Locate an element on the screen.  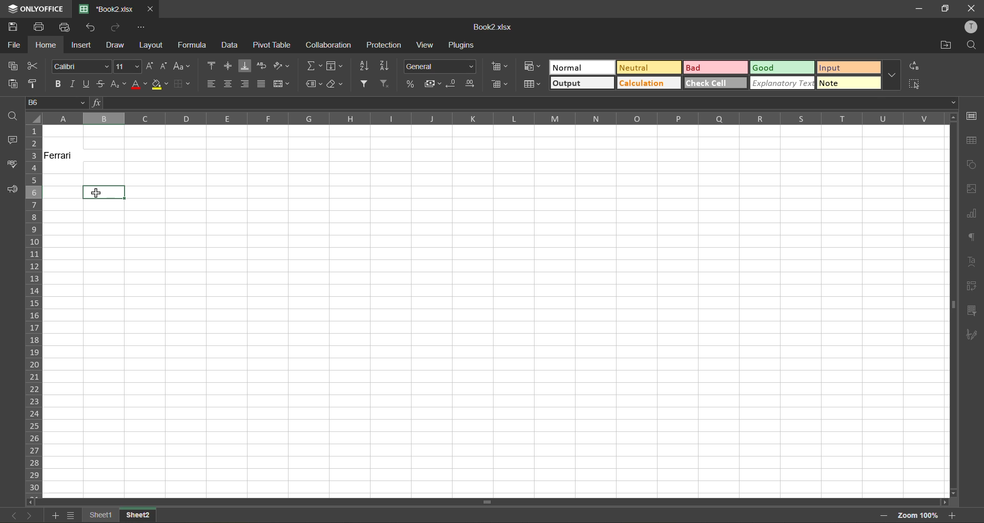
bold is located at coordinates (59, 85).